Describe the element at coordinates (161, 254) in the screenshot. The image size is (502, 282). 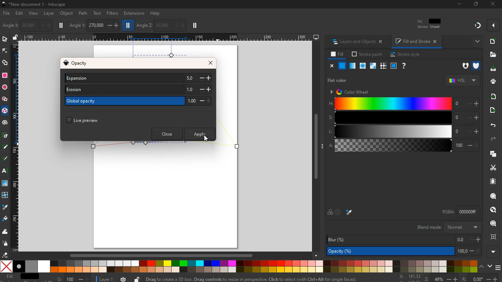
I see `Scrollbar` at that location.